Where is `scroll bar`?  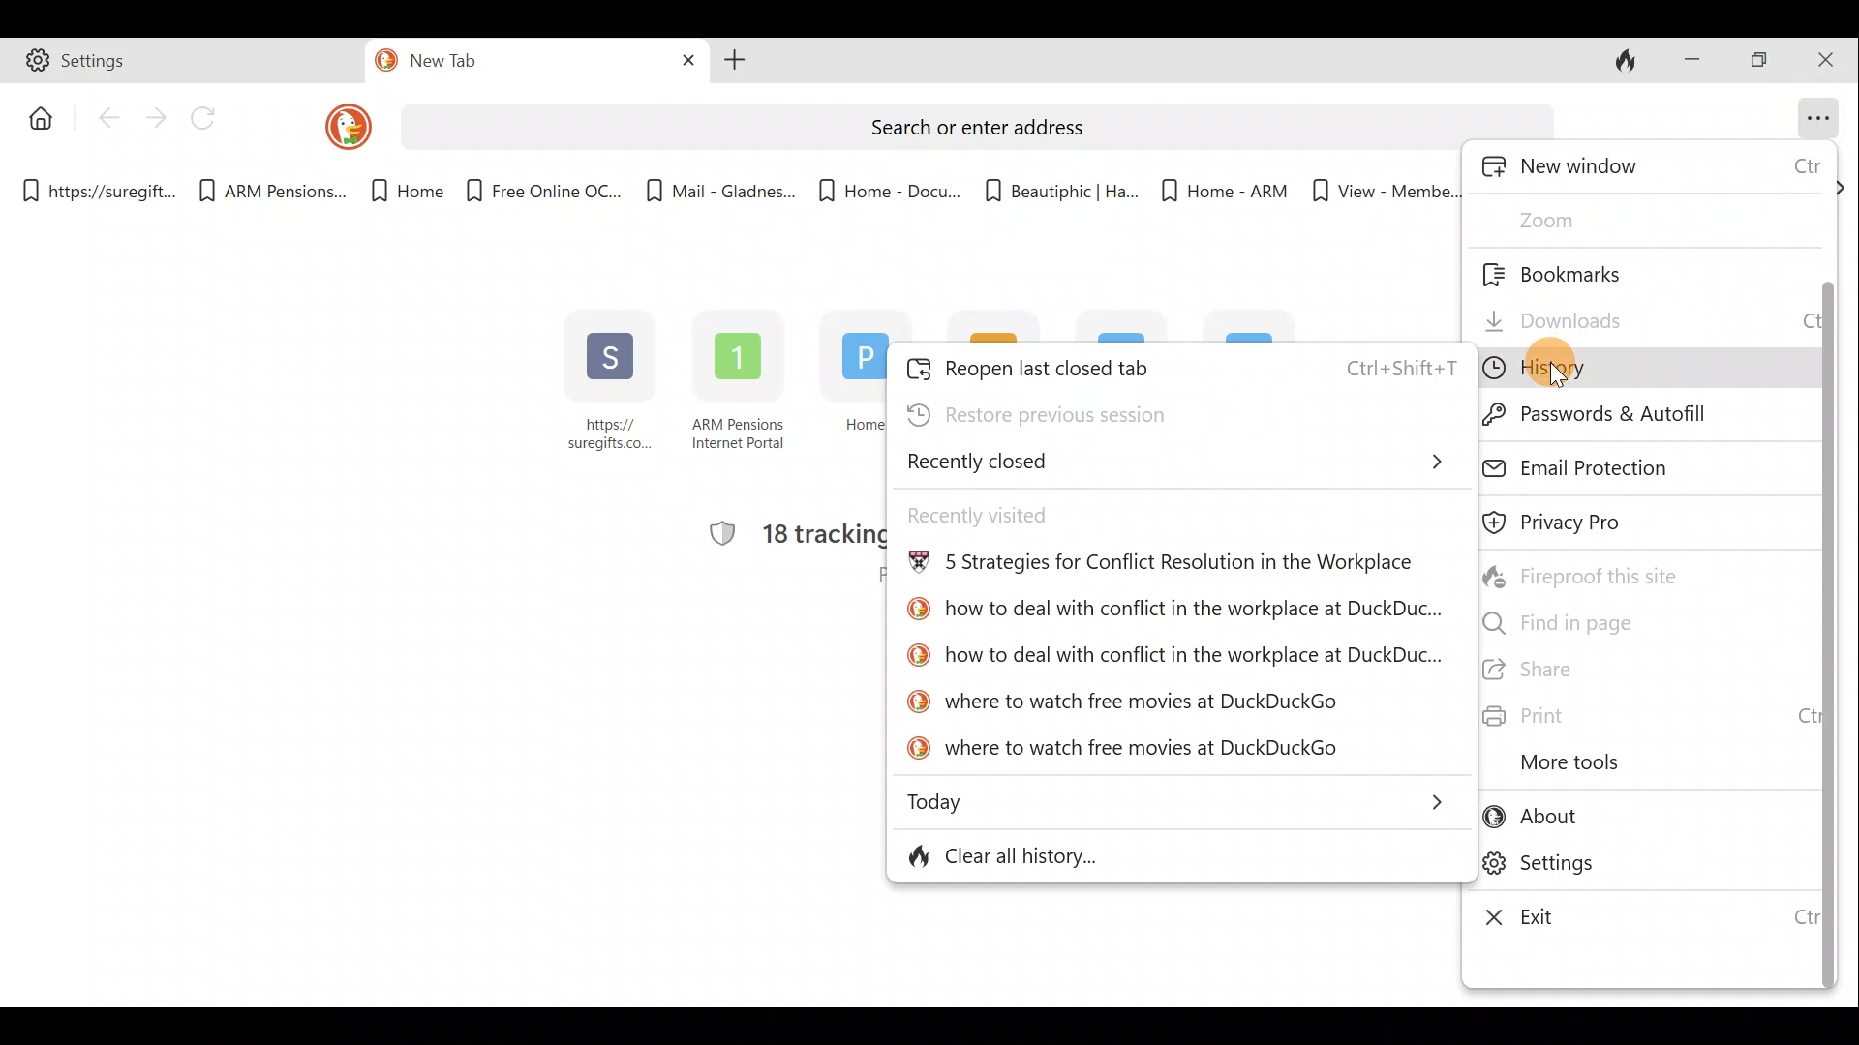
scroll bar is located at coordinates (1826, 596).